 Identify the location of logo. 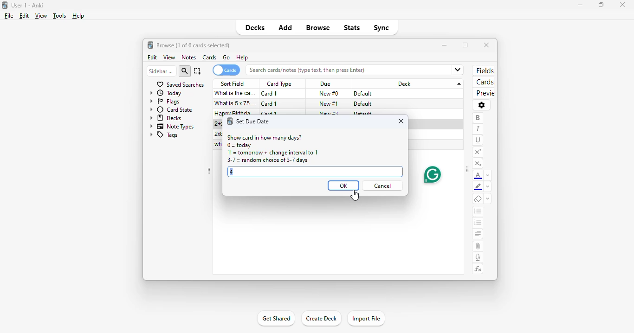
(5, 5).